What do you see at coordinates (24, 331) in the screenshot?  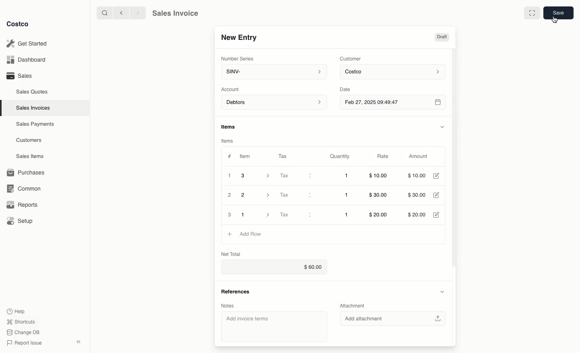 I see `Change DB` at bounding box center [24, 331].